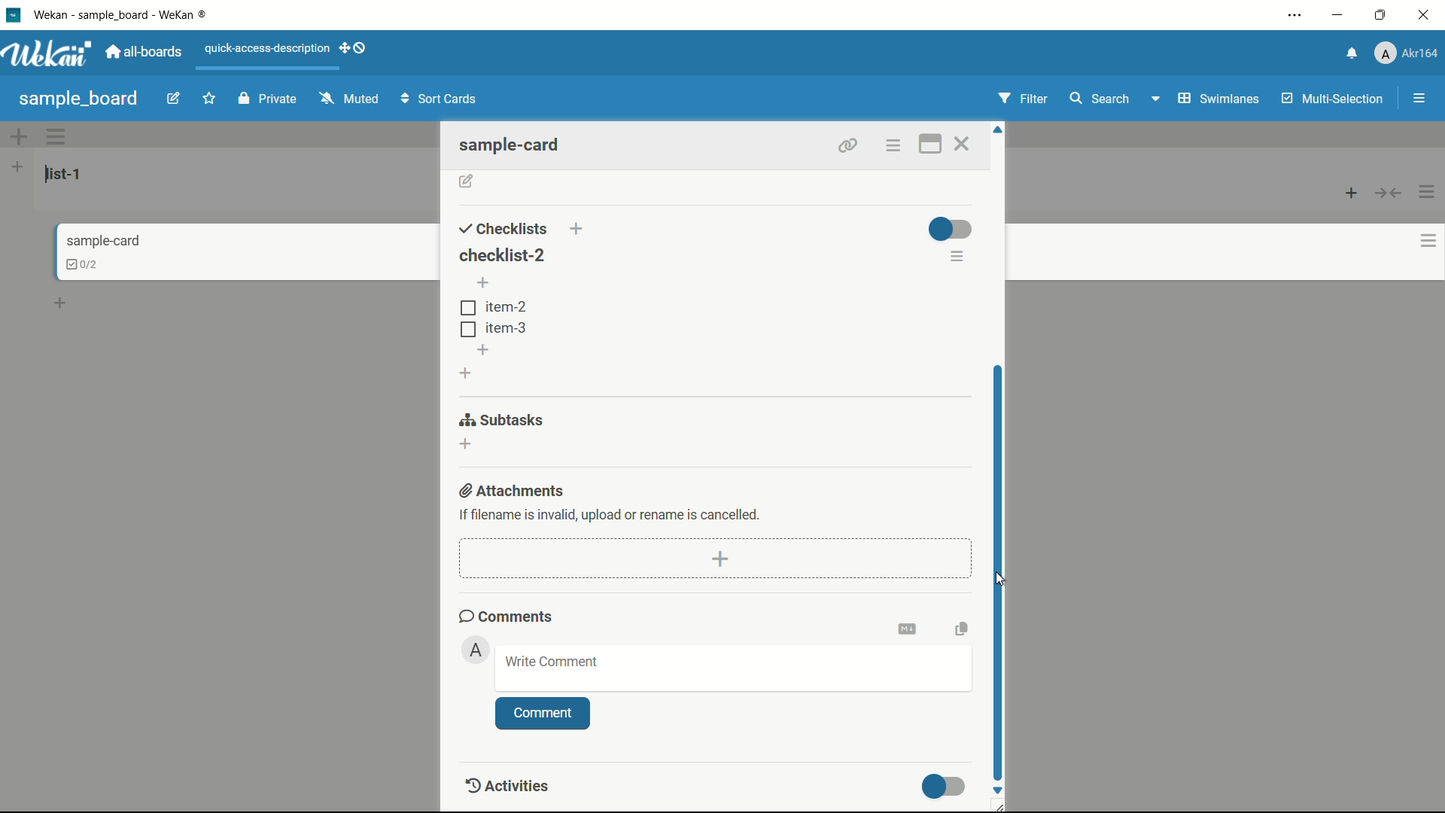 This screenshot has height=813, width=1445. I want to click on maximize card, so click(929, 144).